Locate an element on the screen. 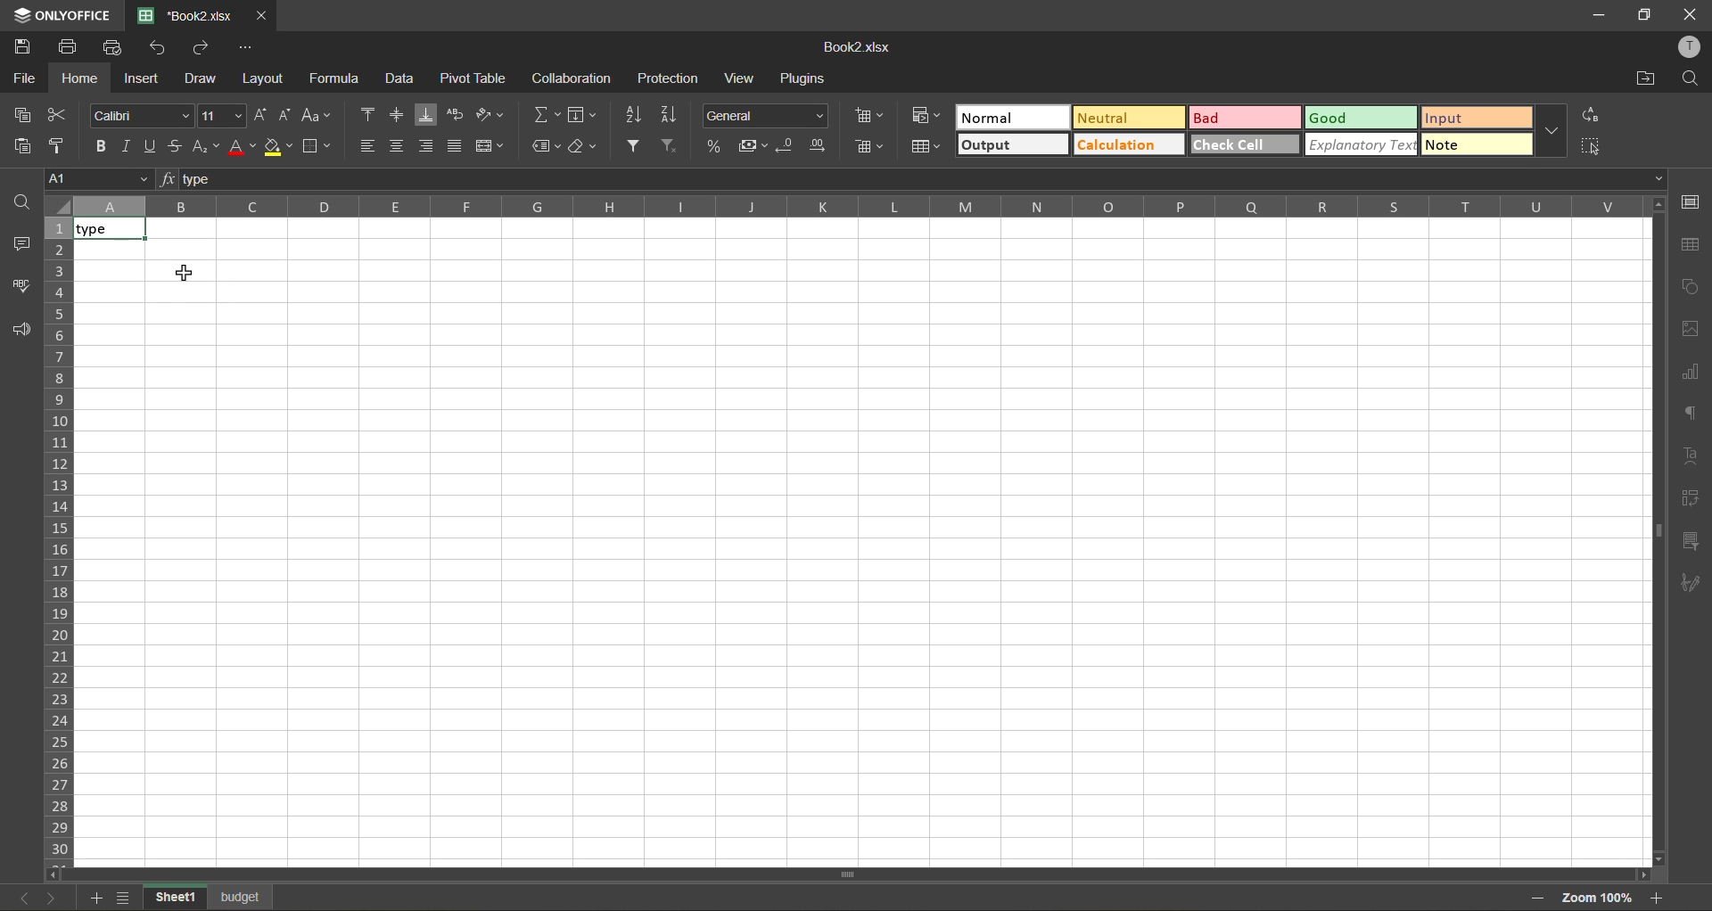 This screenshot has height=911, width=1712. zoom factor is located at coordinates (1598, 896).